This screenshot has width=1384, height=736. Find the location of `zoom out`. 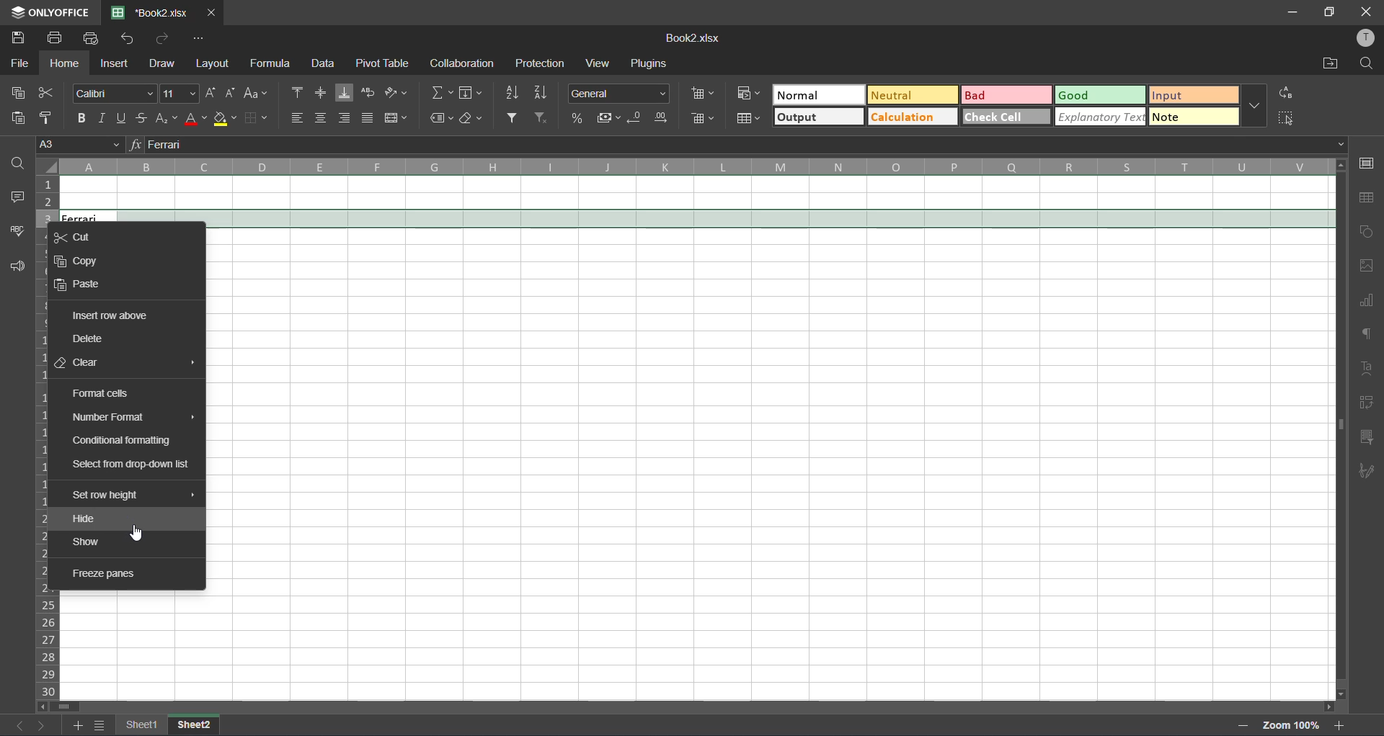

zoom out is located at coordinates (1244, 725).